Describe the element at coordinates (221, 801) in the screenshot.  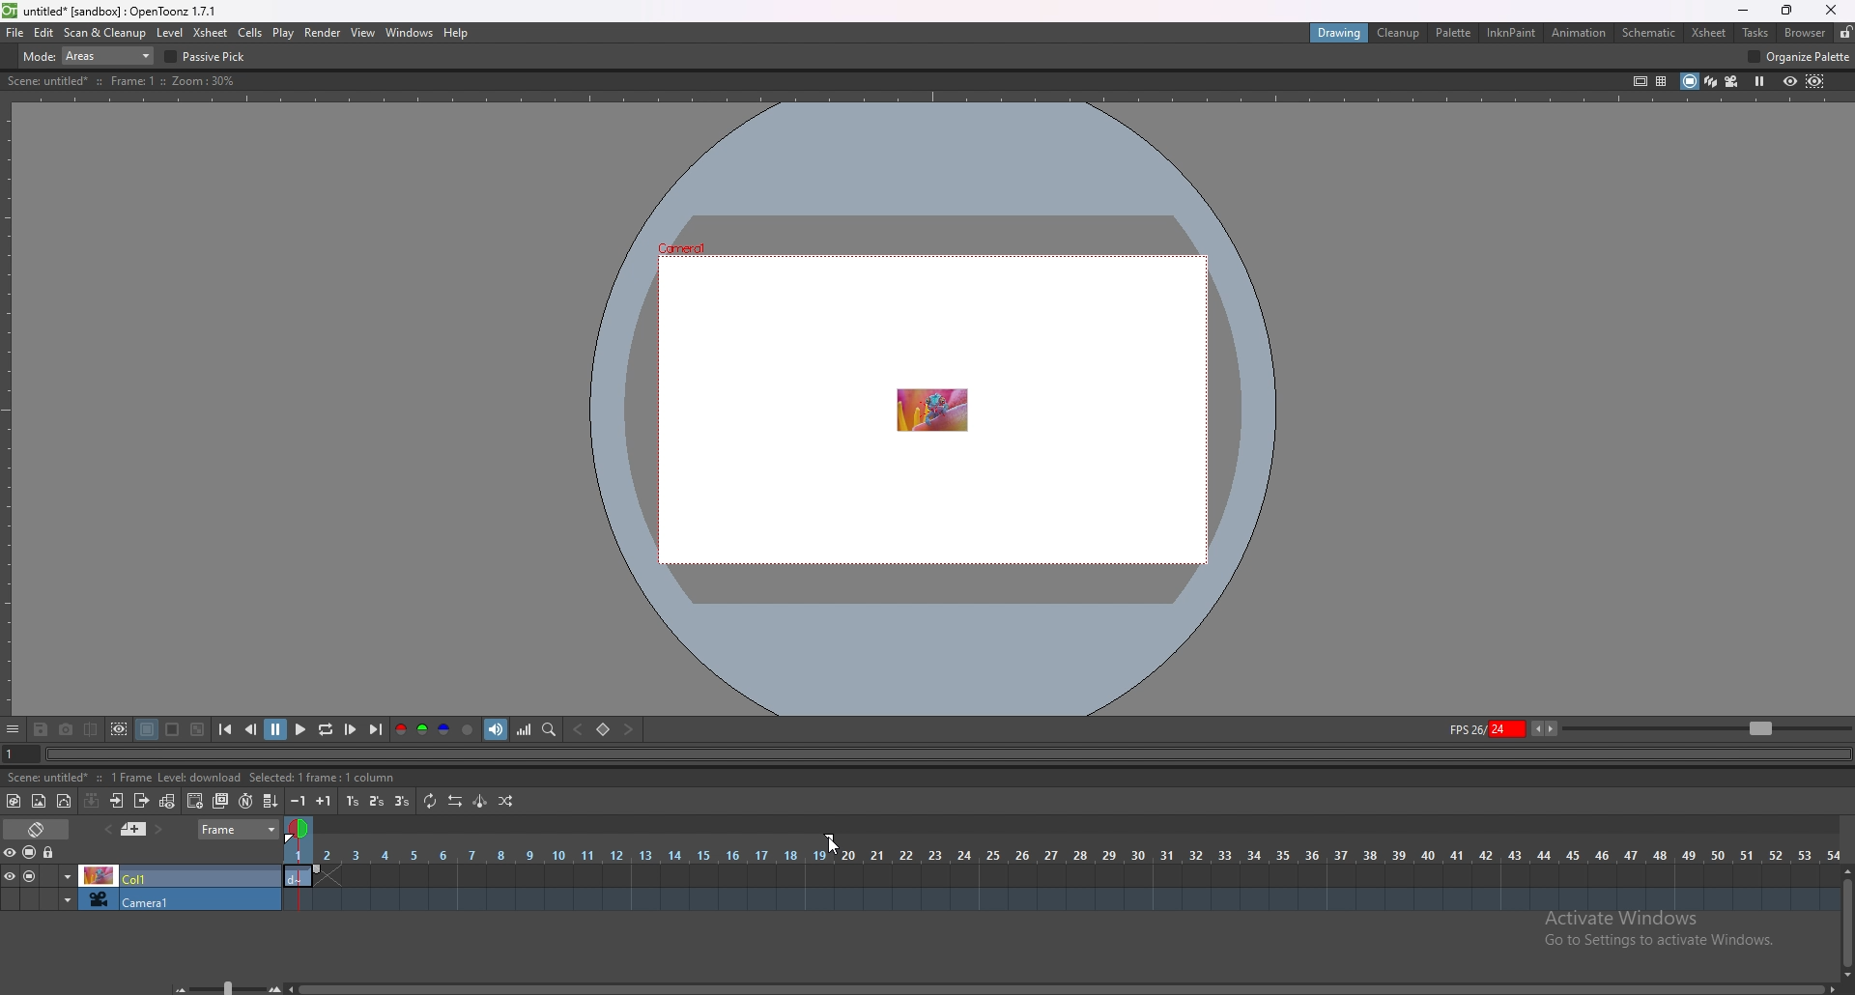
I see `duplicate drawing` at that location.